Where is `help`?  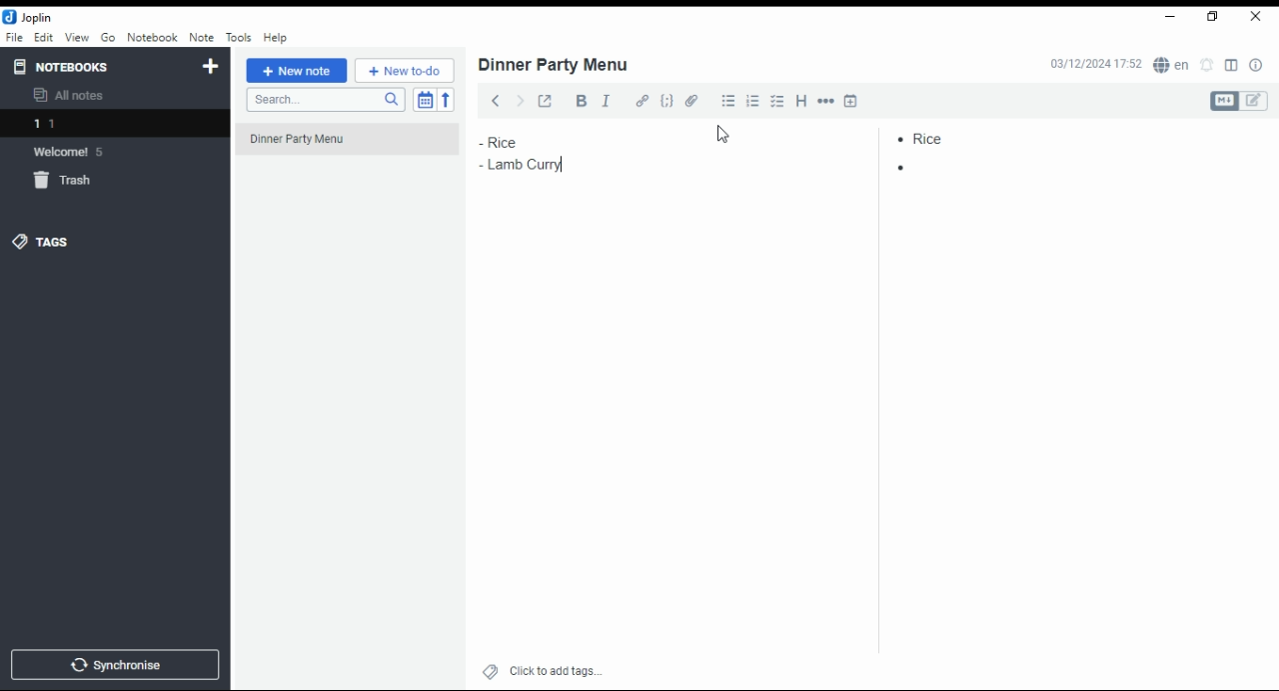
help is located at coordinates (276, 38).